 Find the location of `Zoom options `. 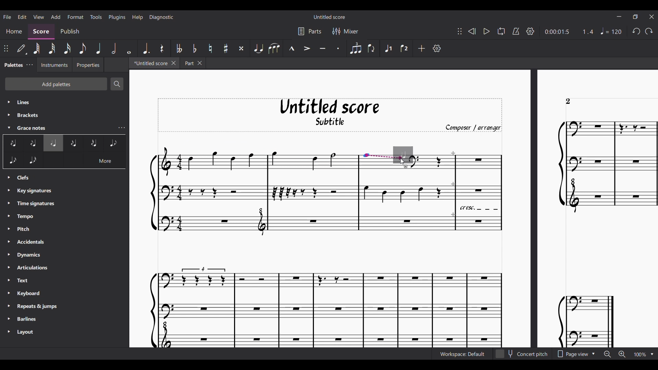

Zoom options  is located at coordinates (652, 354).